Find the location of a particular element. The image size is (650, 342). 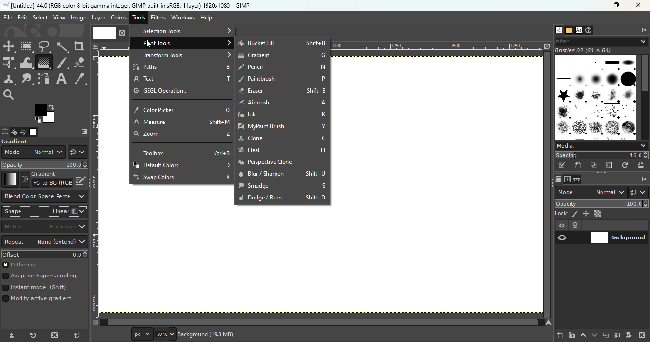

Current file is located at coordinates (110, 32).